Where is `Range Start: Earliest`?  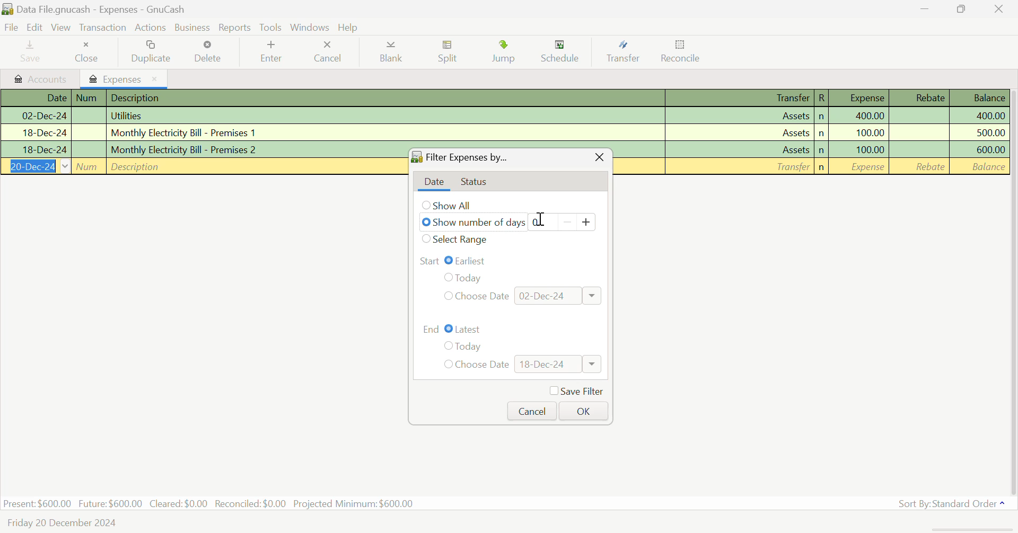 Range Start: Earliest is located at coordinates (511, 261).